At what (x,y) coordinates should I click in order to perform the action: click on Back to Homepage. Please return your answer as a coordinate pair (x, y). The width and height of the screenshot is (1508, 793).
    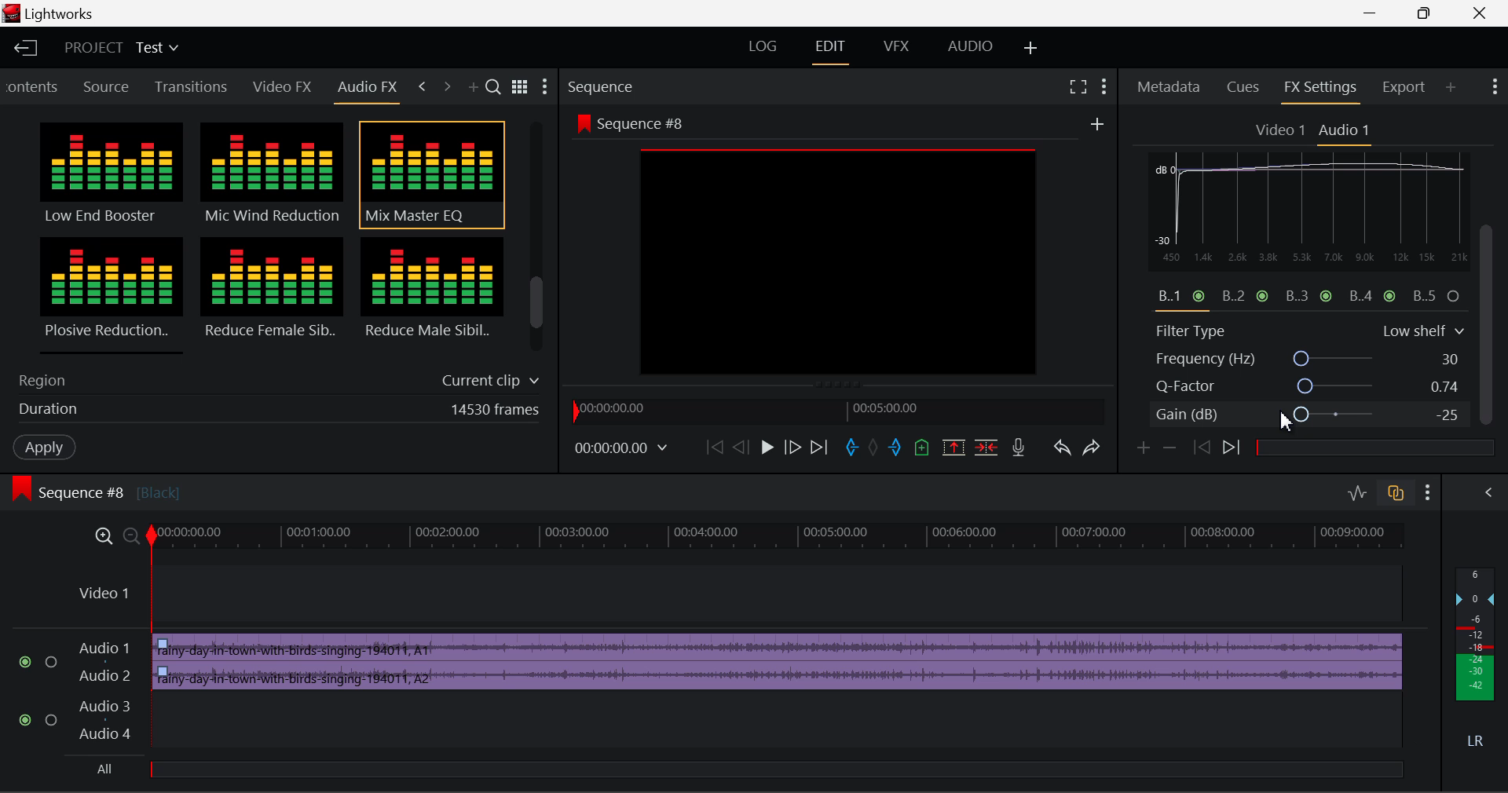
    Looking at the image, I should click on (24, 48).